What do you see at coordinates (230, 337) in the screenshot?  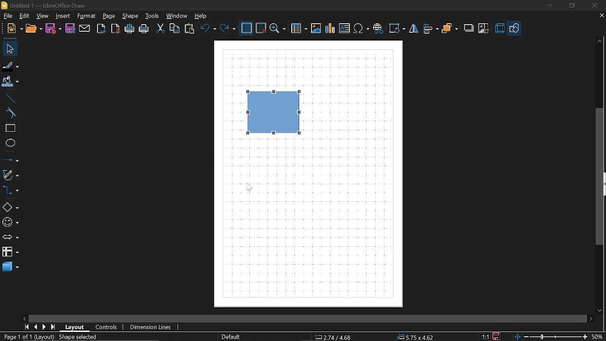 I see `Page style` at bounding box center [230, 337].